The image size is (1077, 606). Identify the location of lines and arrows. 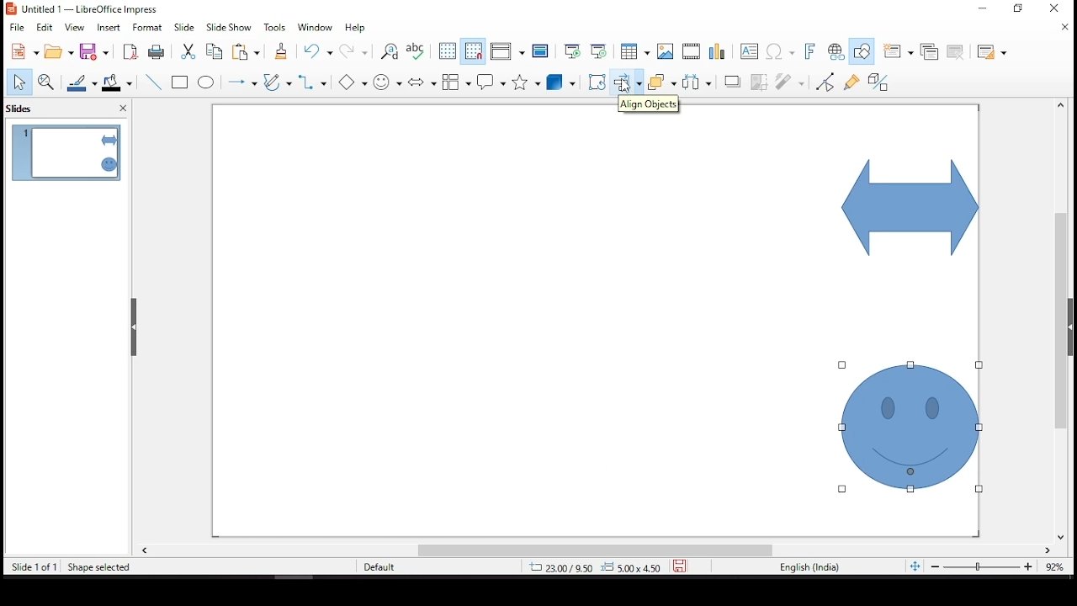
(245, 82).